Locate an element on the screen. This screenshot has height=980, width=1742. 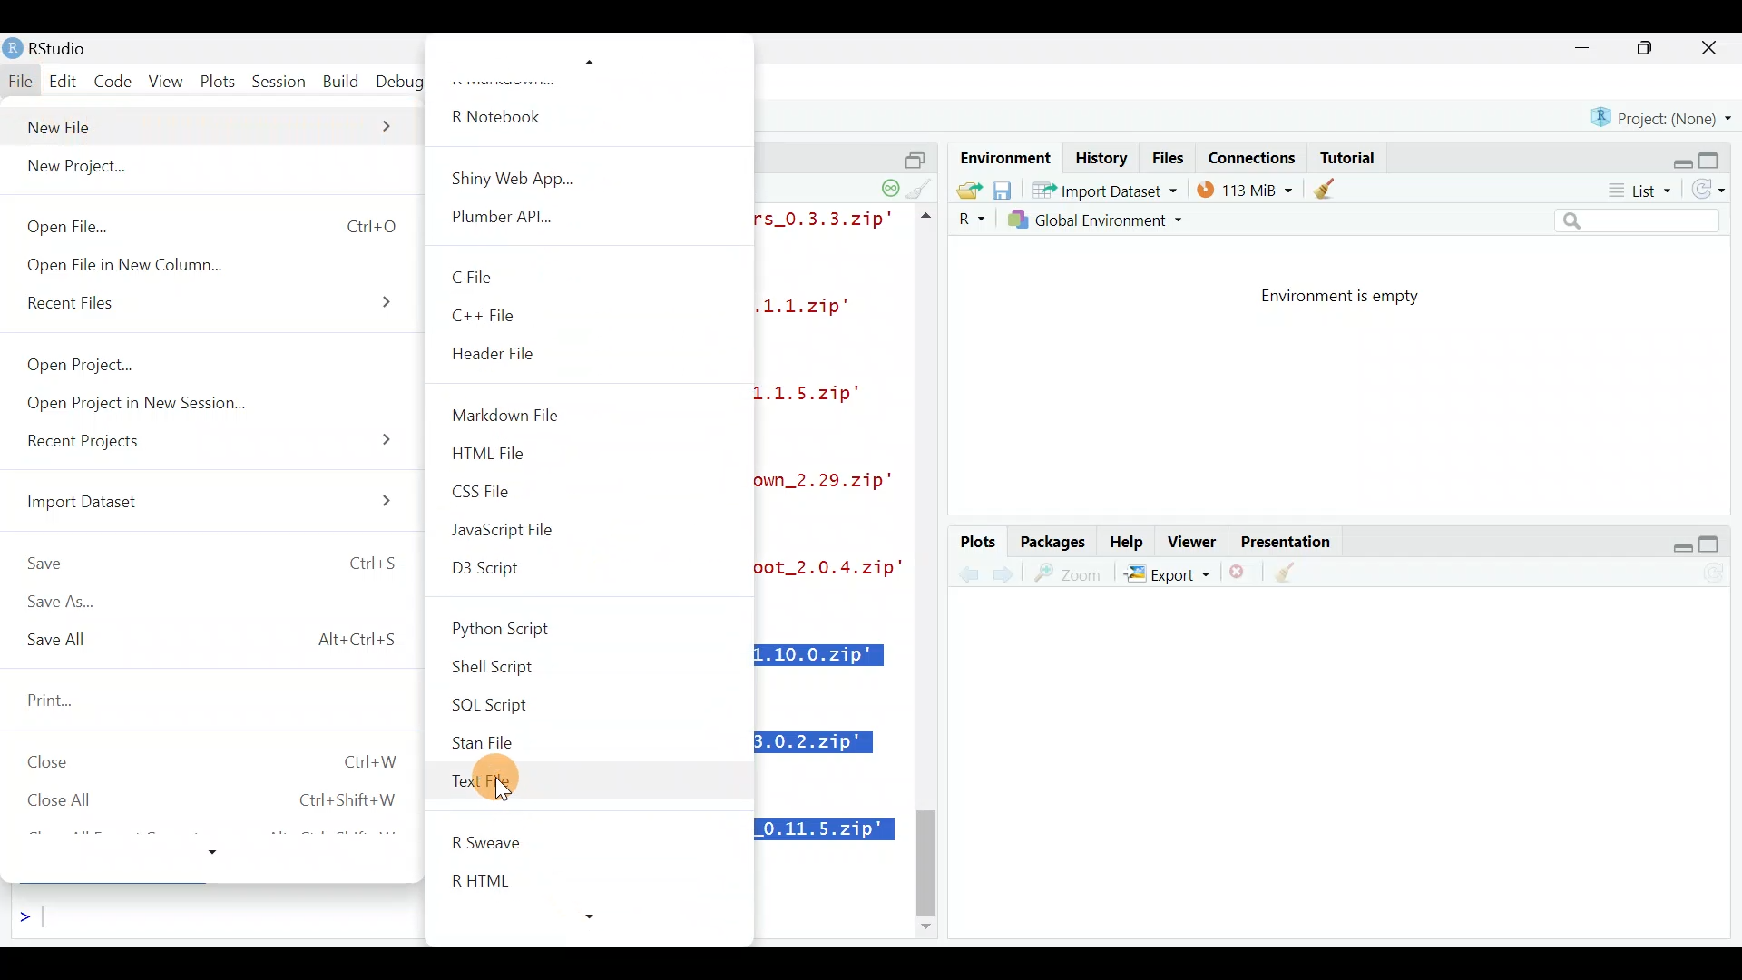
Packages is located at coordinates (1052, 541).